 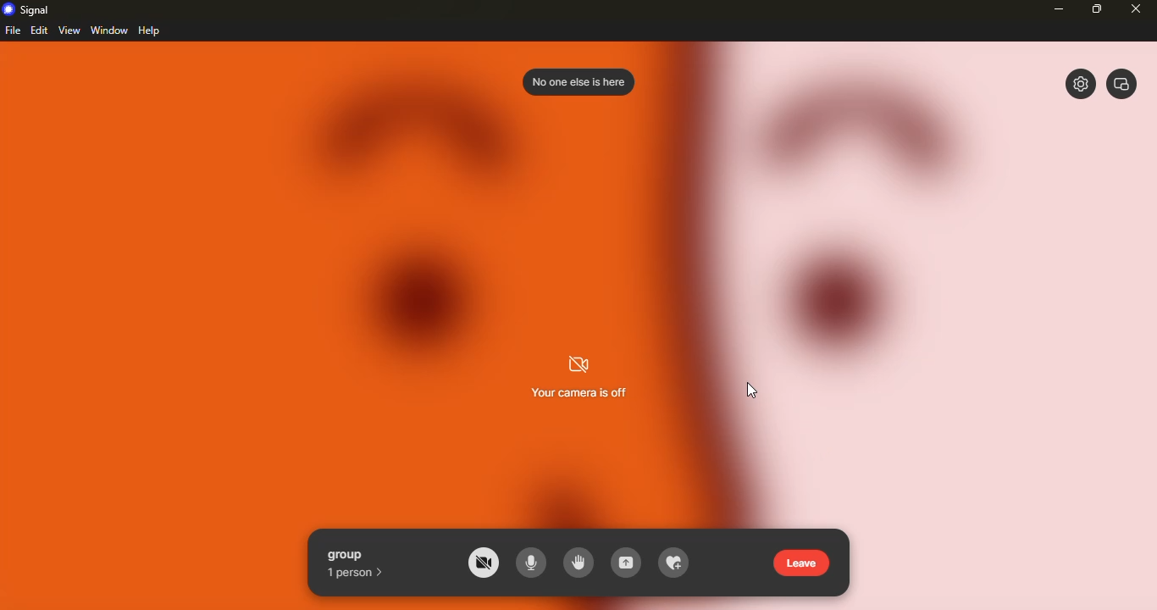 What do you see at coordinates (1076, 85) in the screenshot?
I see `settings` at bounding box center [1076, 85].